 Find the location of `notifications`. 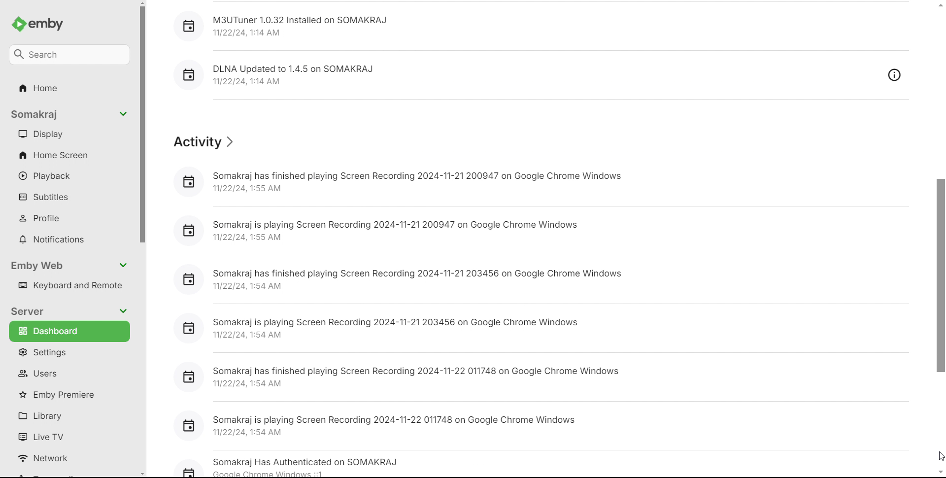

notifications is located at coordinates (69, 239).